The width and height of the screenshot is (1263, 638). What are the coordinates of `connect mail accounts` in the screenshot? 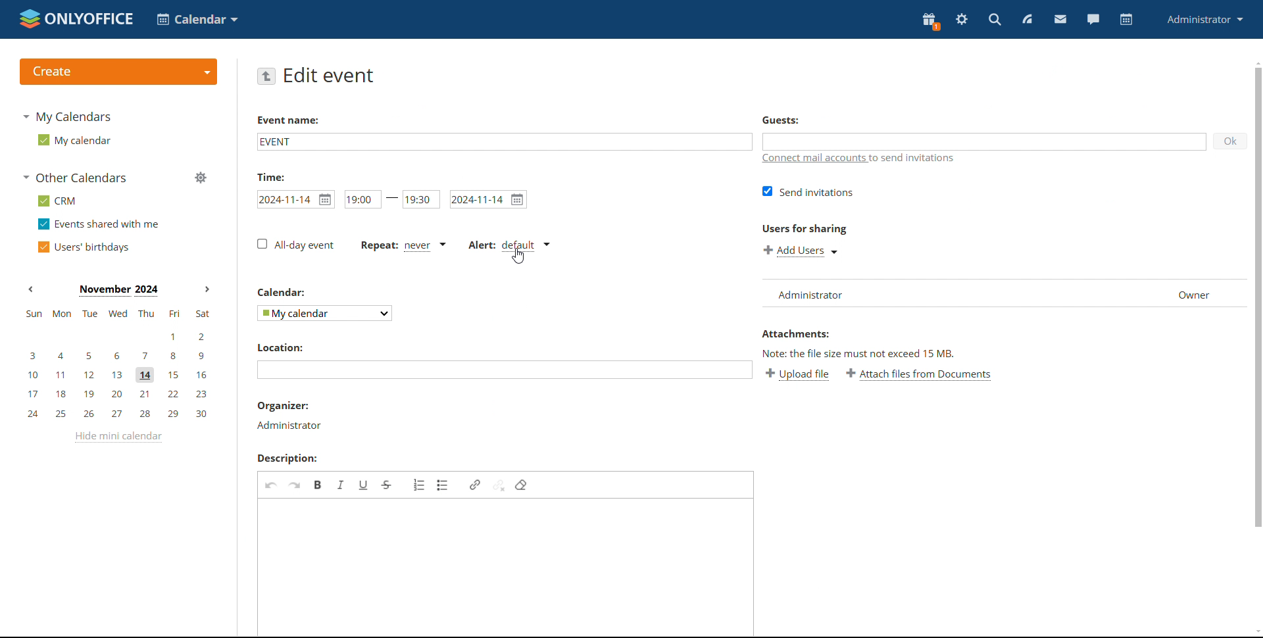 It's located at (862, 159).